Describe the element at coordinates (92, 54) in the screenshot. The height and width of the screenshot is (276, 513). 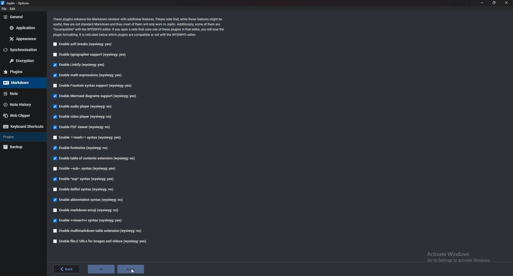
I see `Enable typographer support` at that location.